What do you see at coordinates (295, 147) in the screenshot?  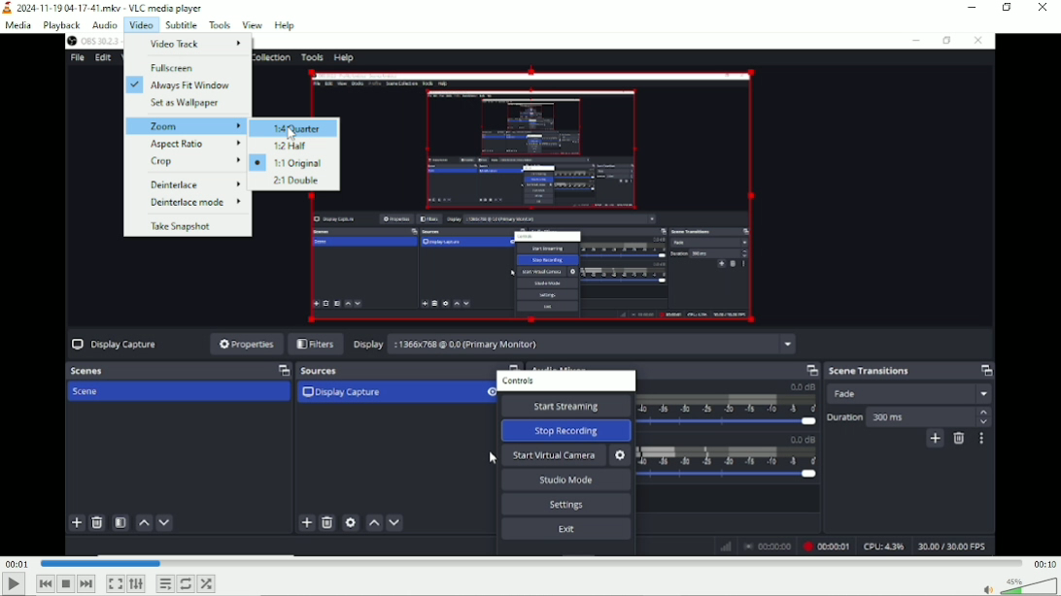 I see `half` at bounding box center [295, 147].